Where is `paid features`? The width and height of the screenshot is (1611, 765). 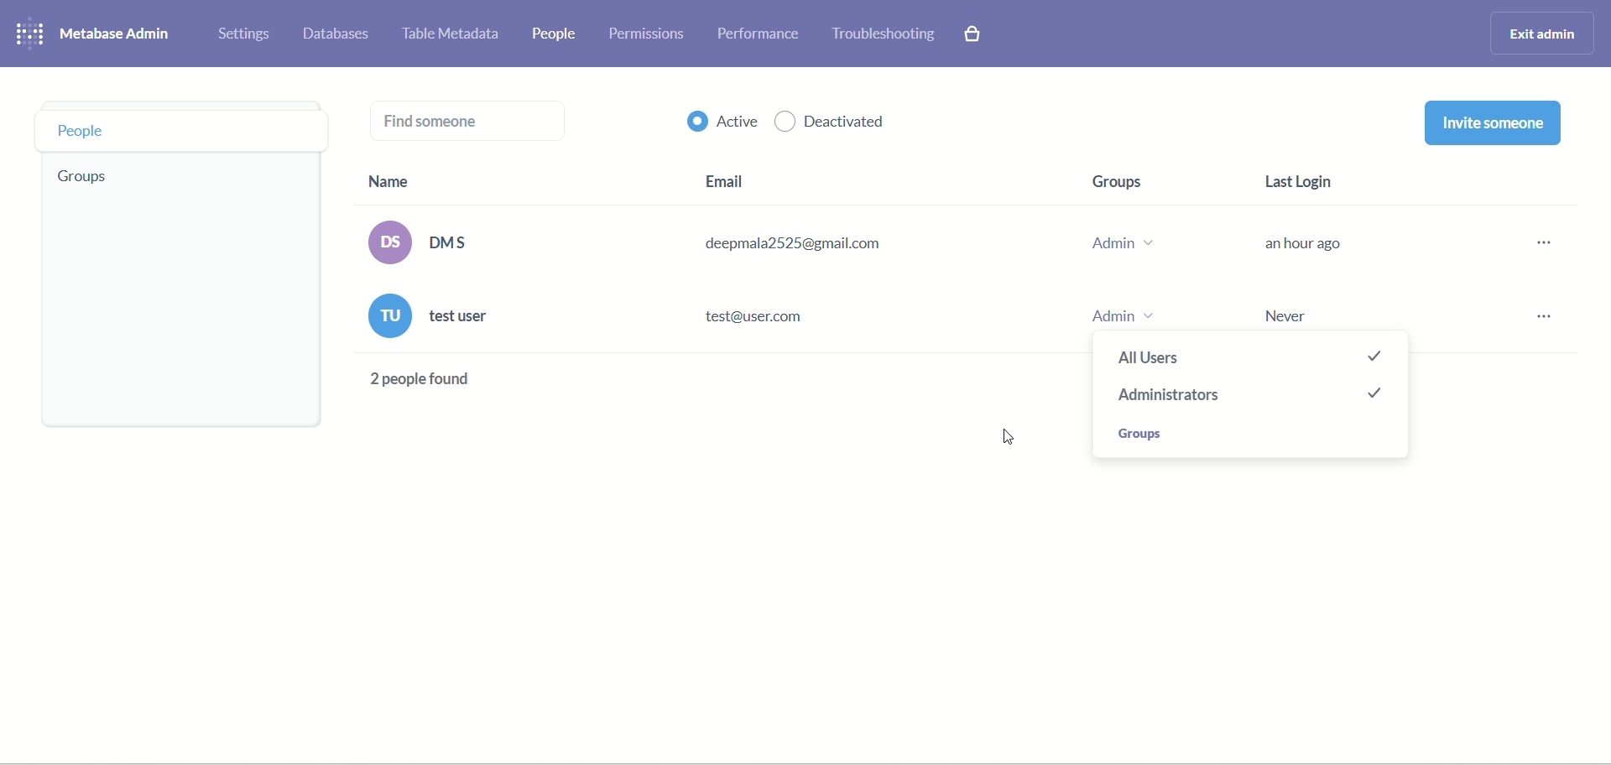 paid features is located at coordinates (978, 34).